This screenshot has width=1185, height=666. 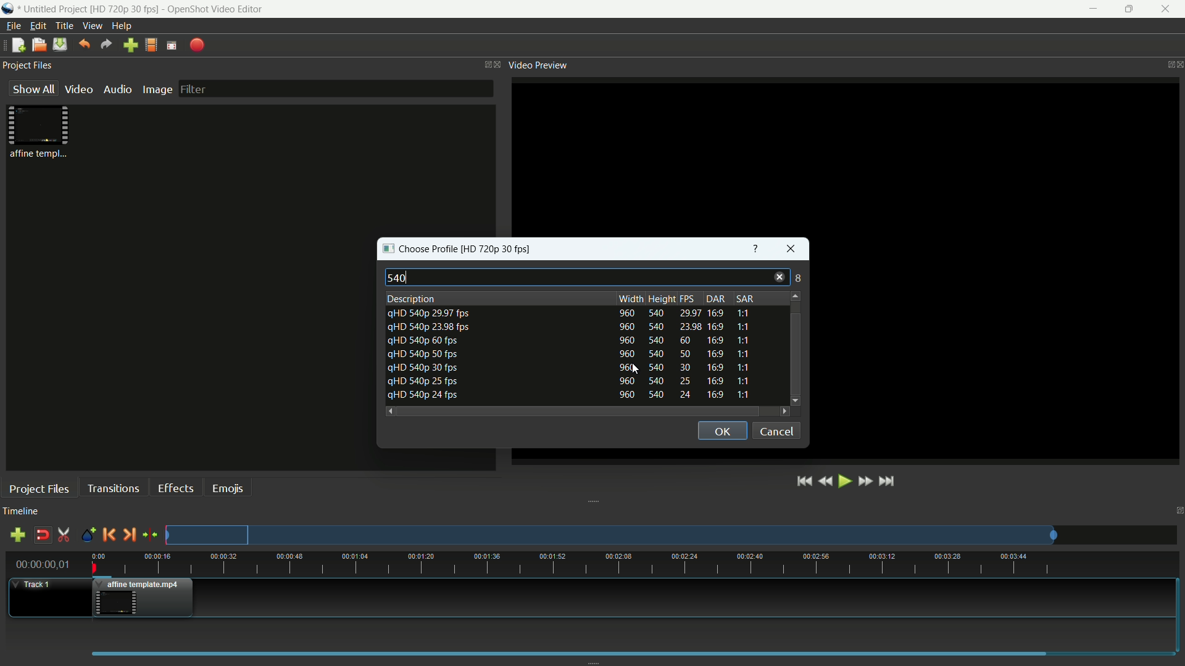 I want to click on close timeline, so click(x=1178, y=511).